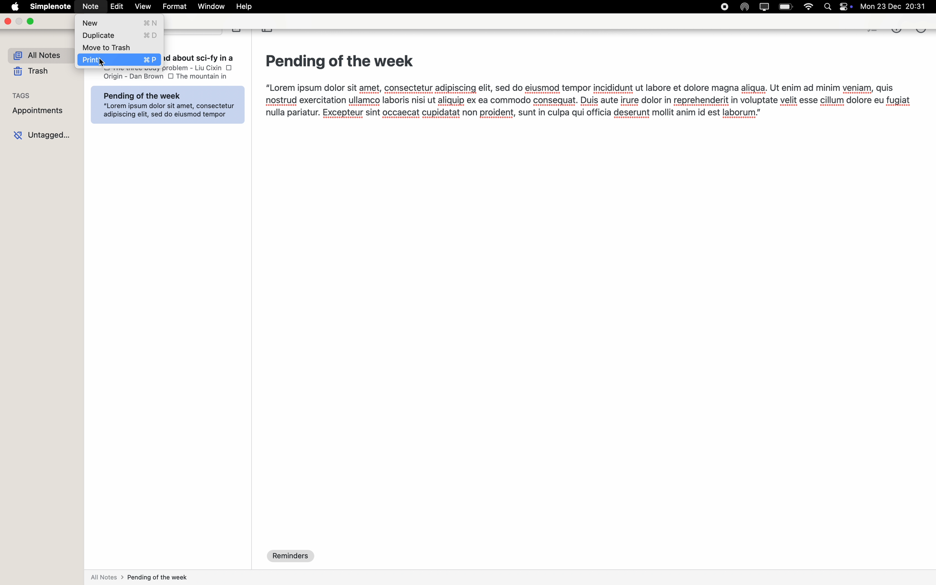 This screenshot has height=585, width=936. What do you see at coordinates (8, 22) in the screenshot?
I see `close Simplenote` at bounding box center [8, 22].